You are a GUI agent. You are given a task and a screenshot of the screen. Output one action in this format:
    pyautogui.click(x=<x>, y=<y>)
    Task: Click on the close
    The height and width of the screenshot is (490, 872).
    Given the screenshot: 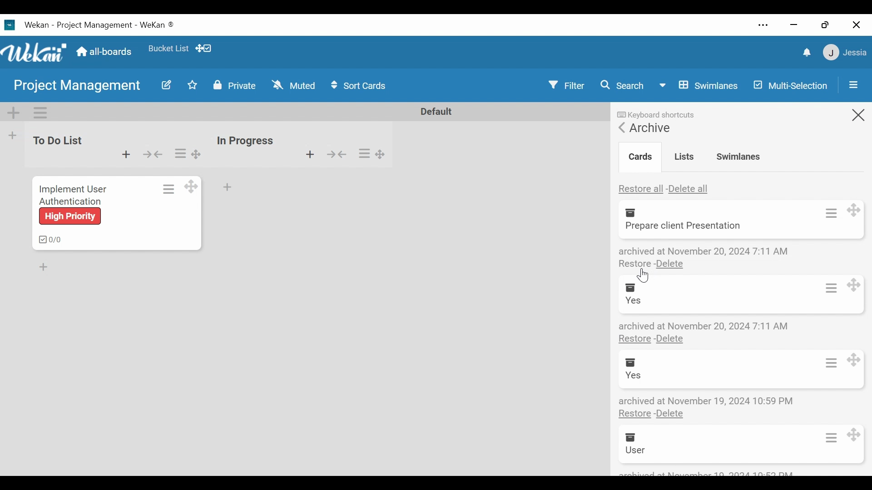 What is the action you would take?
    pyautogui.click(x=857, y=25)
    